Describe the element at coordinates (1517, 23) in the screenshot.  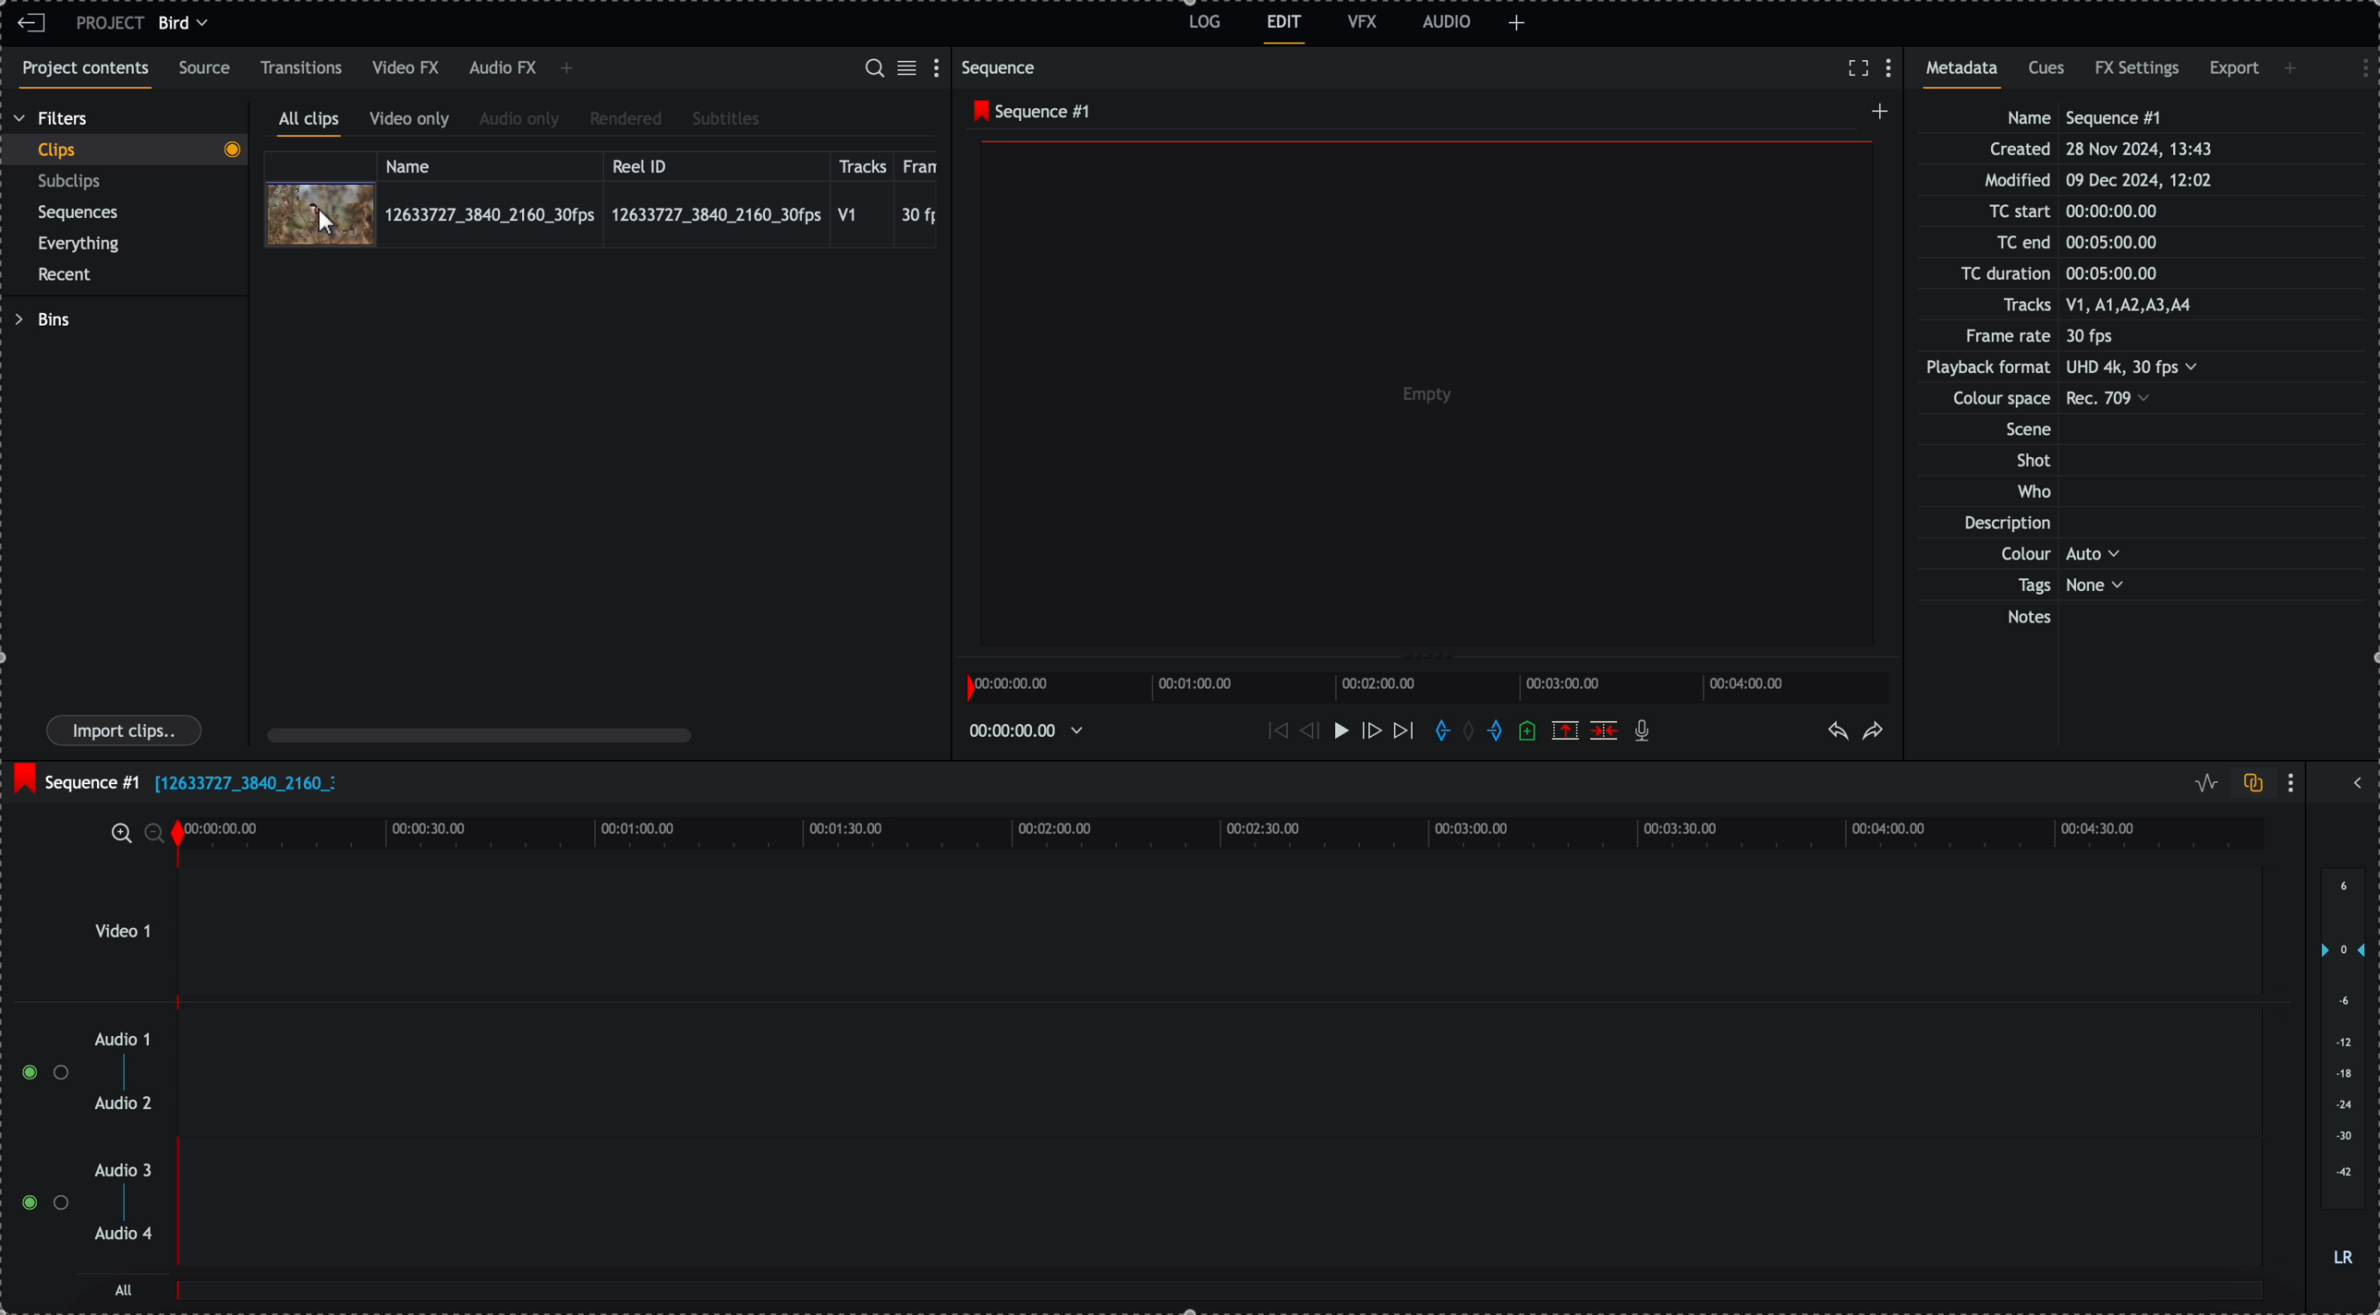
I see `add panel` at that location.